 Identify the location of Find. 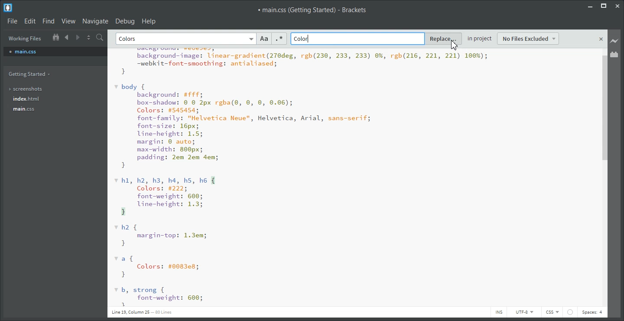
(48, 21).